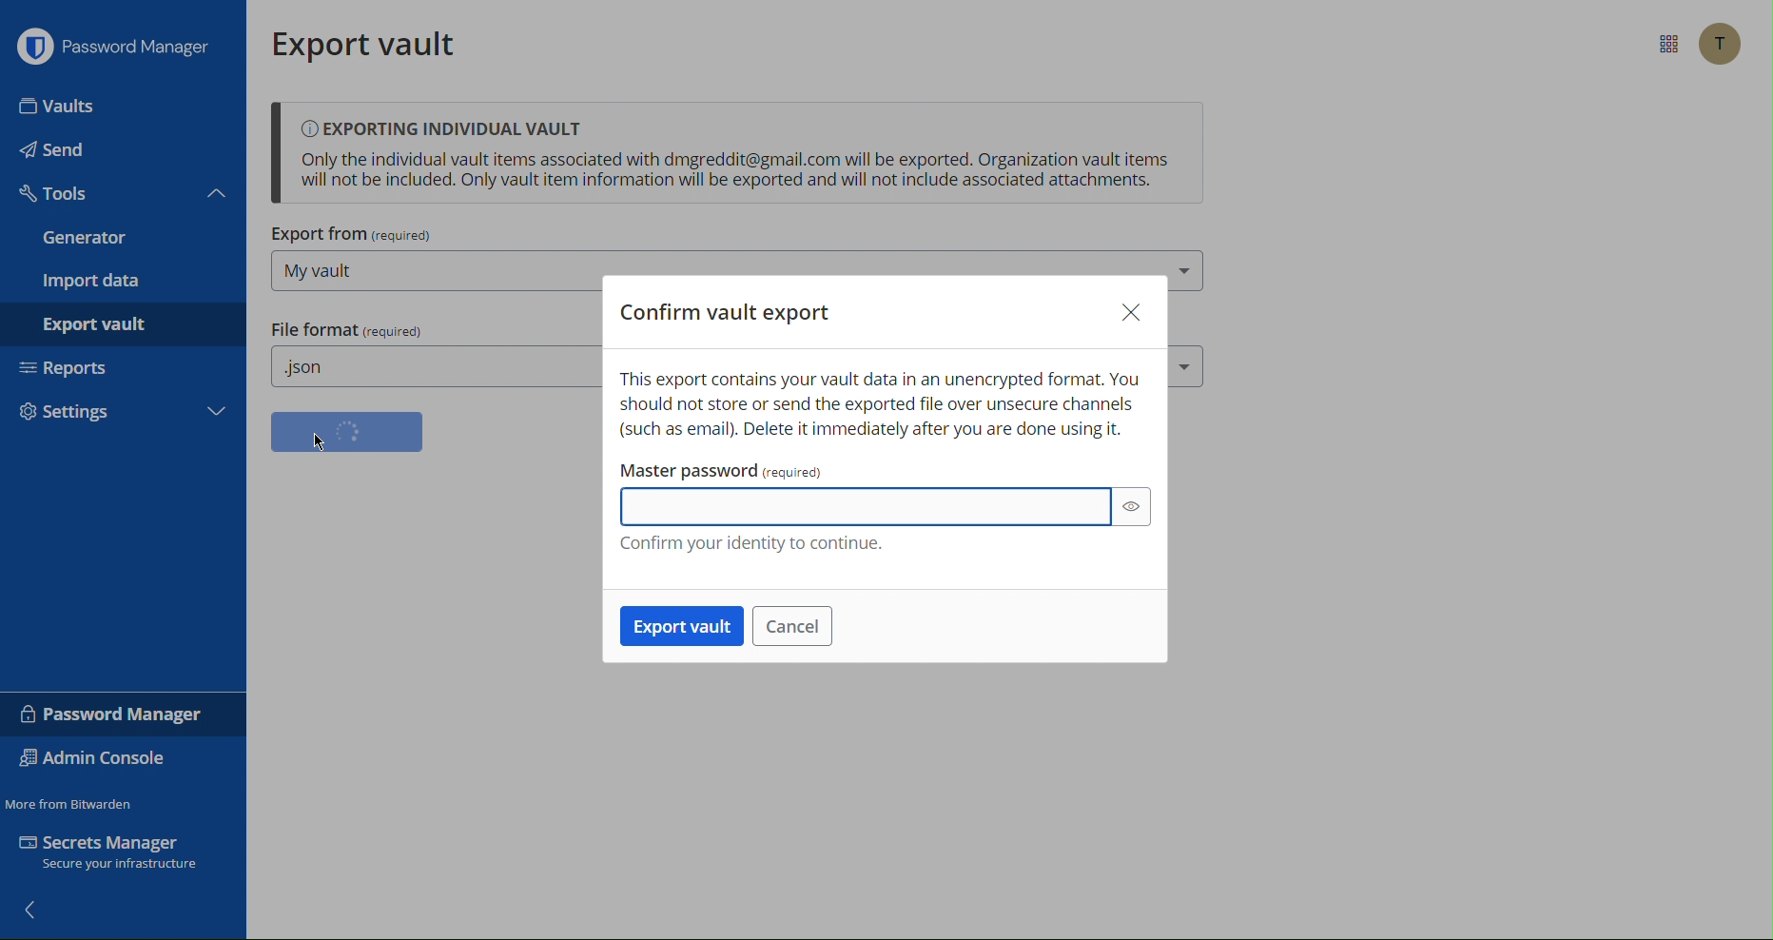 The image size is (1773, 940). I want to click on Account, so click(1718, 45).